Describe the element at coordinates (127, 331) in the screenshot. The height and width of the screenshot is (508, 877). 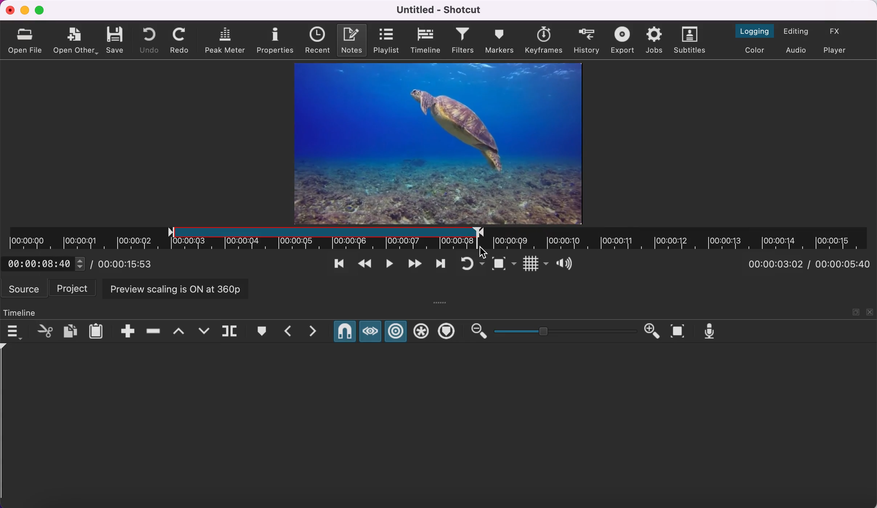
I see `append` at that location.